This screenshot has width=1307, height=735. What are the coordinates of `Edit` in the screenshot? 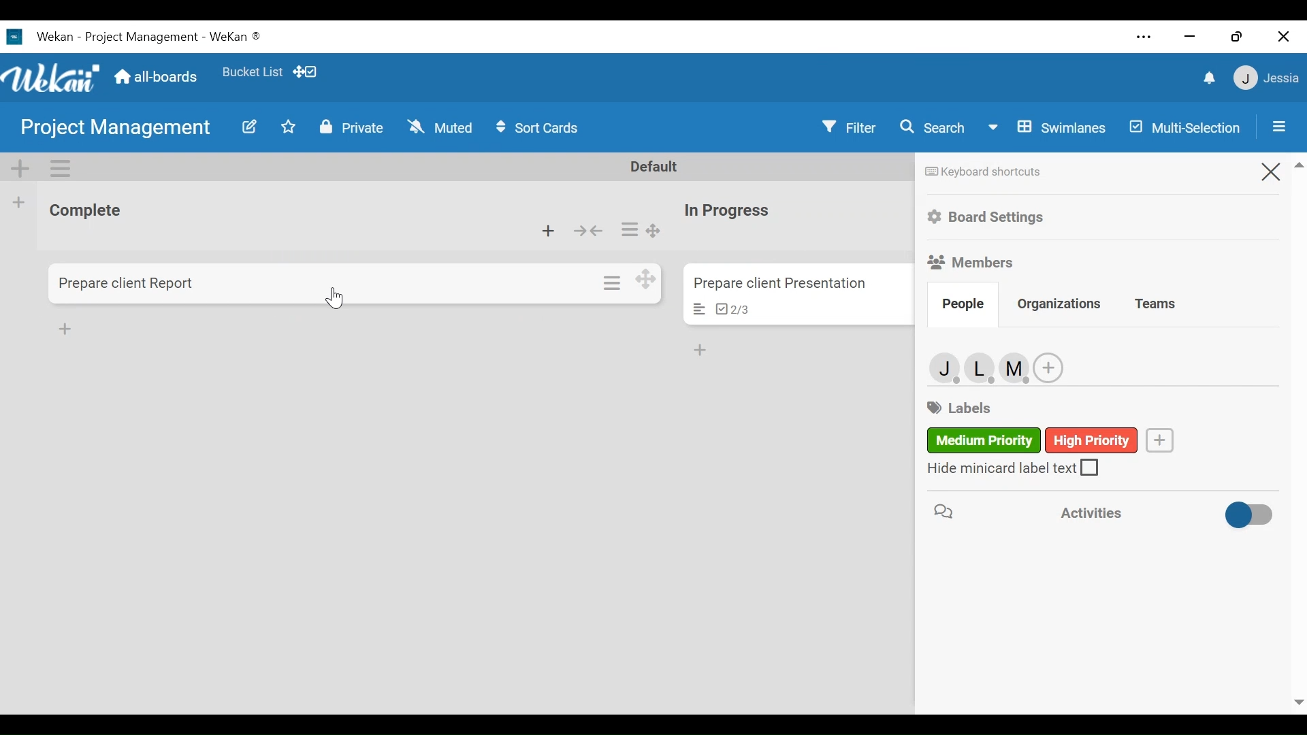 It's located at (251, 128).